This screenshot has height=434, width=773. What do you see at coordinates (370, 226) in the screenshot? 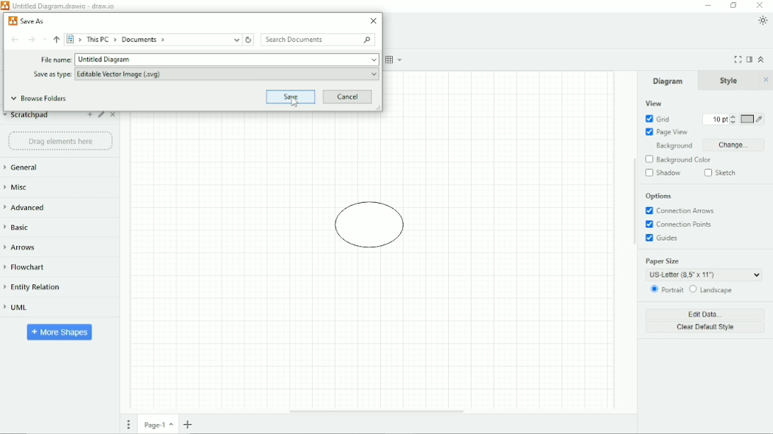
I see `Diagram of circle` at bounding box center [370, 226].